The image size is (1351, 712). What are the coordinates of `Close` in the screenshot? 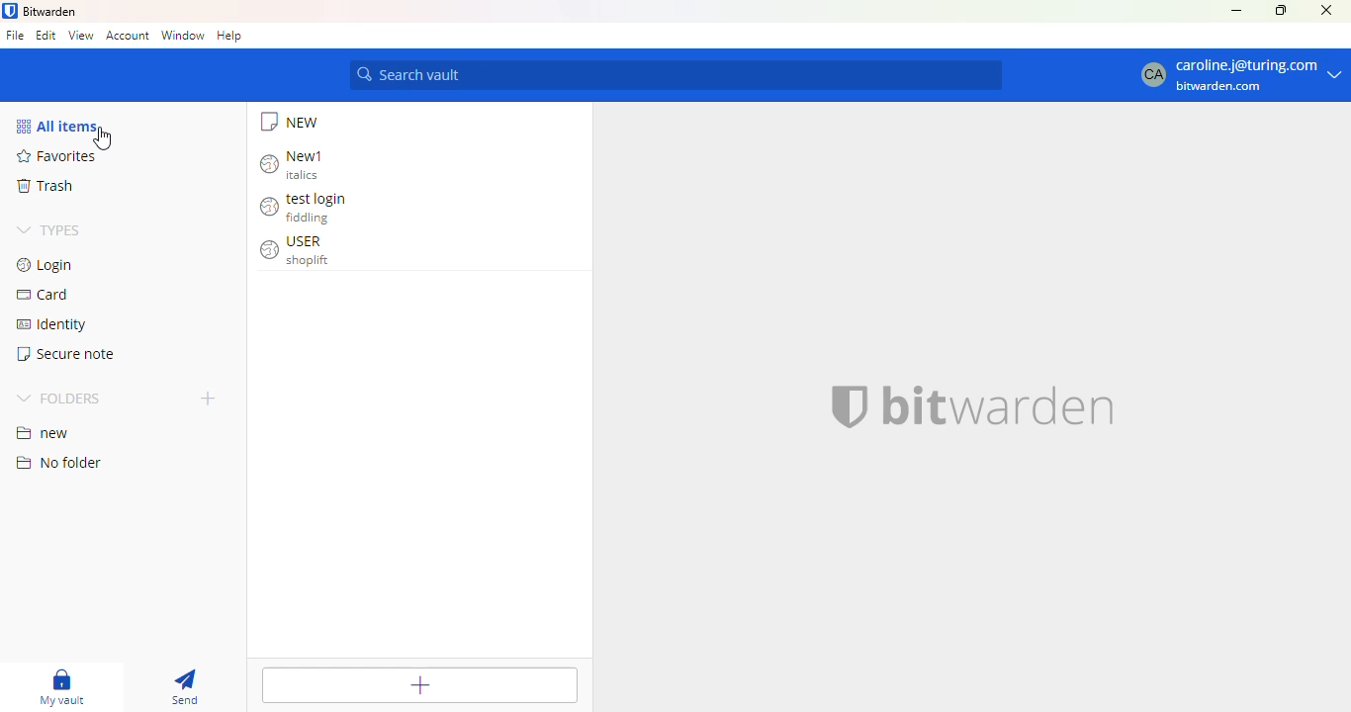 It's located at (1328, 12).